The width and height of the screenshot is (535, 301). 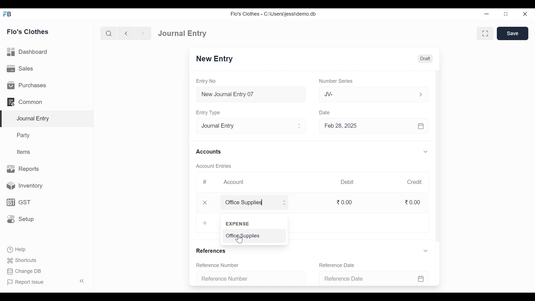 What do you see at coordinates (414, 202) in the screenshot?
I see `0.00` at bounding box center [414, 202].